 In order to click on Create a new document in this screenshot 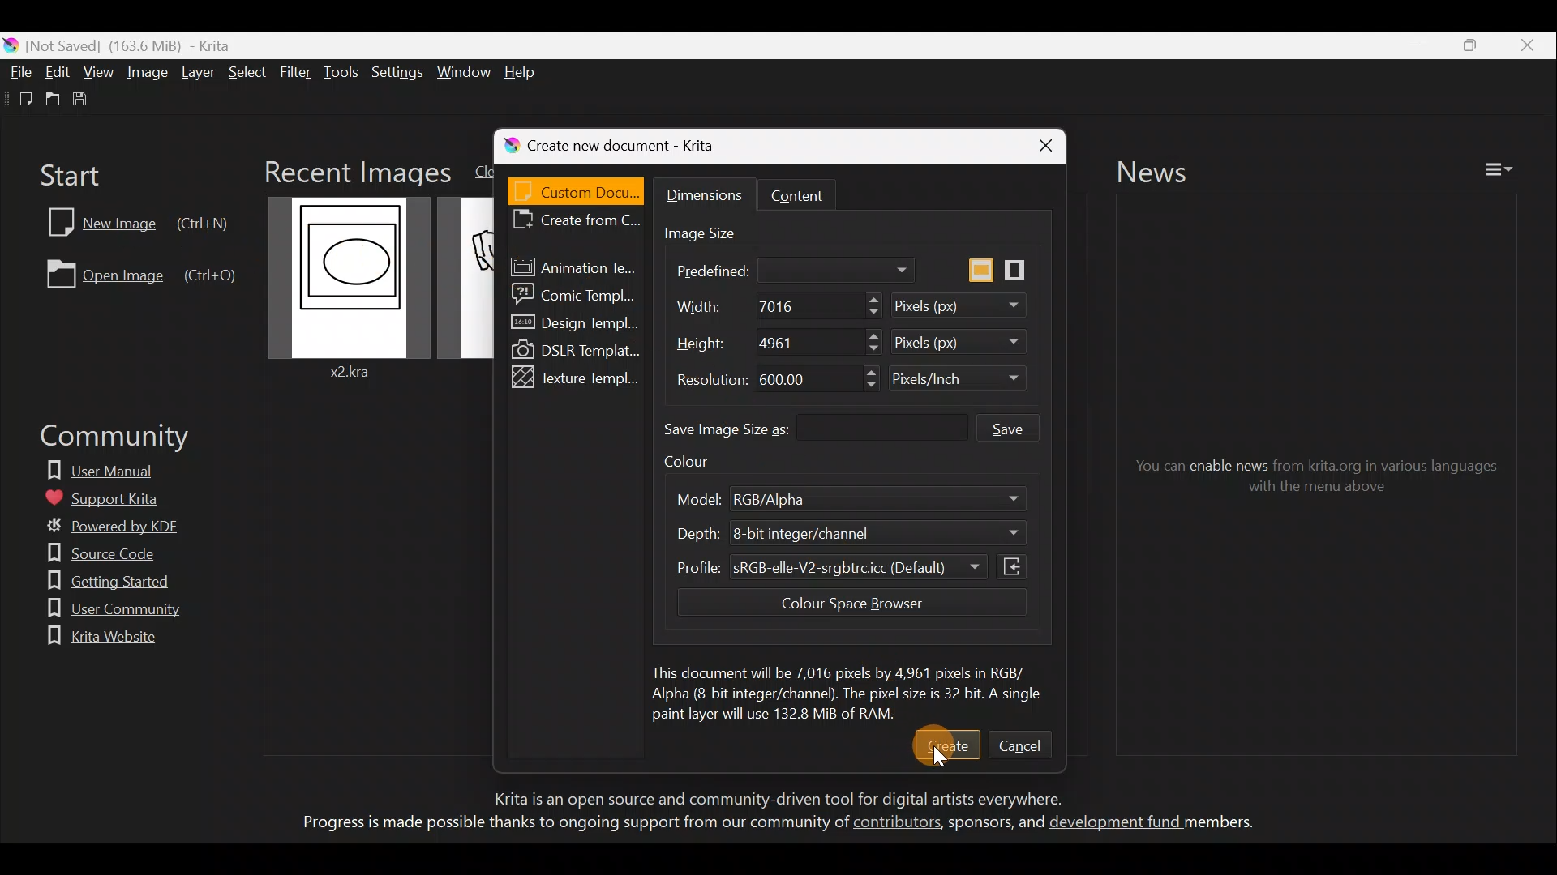, I will do `click(16, 98)`.